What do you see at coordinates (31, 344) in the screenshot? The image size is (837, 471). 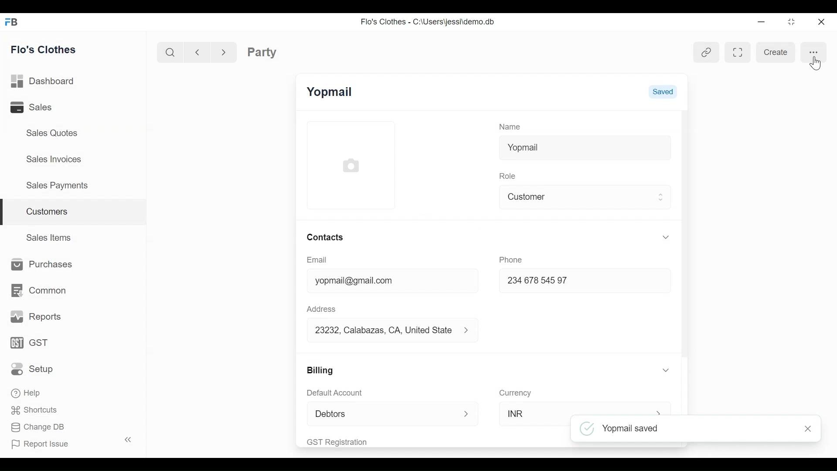 I see `GST` at bounding box center [31, 344].